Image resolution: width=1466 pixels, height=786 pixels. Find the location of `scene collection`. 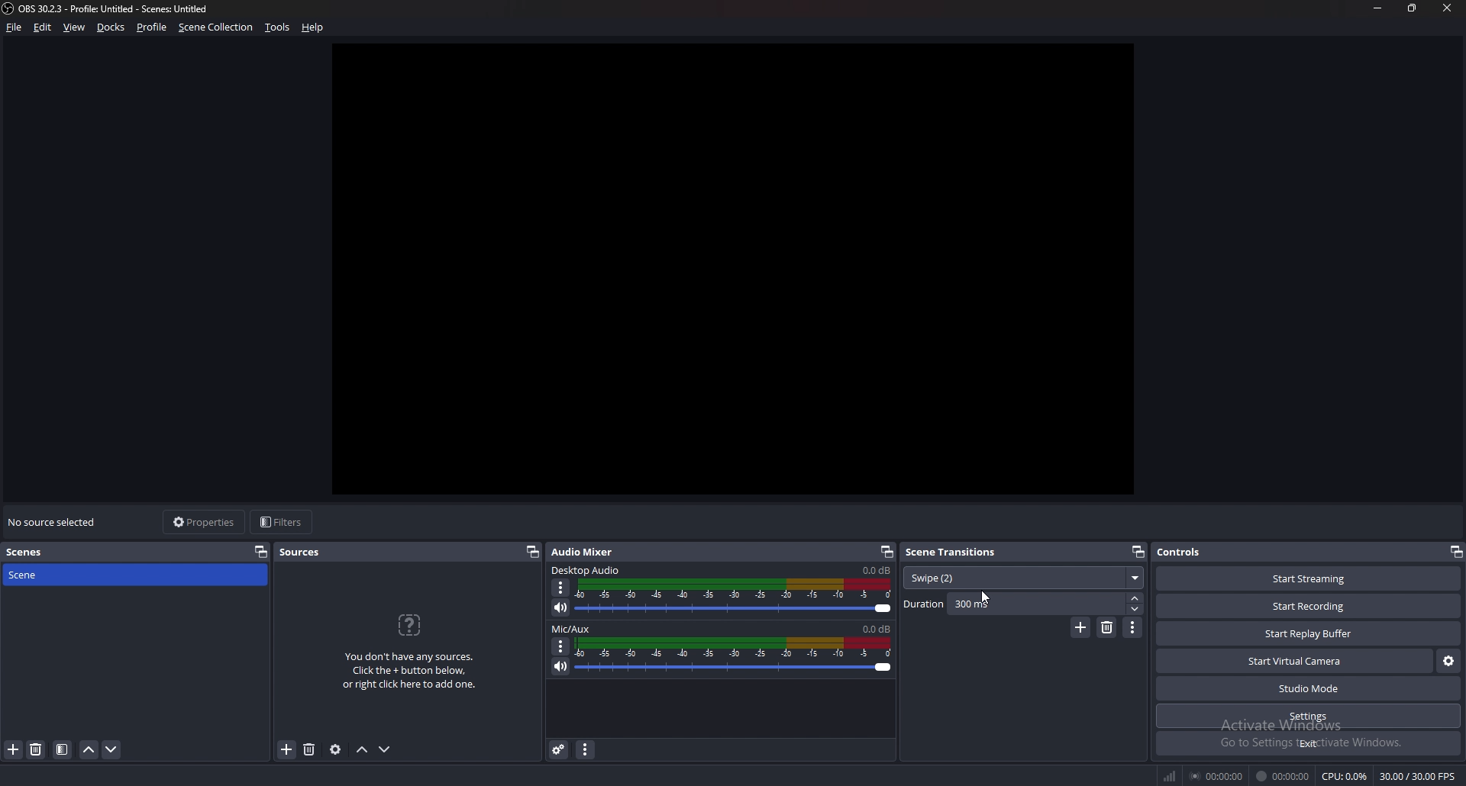

scene collection is located at coordinates (218, 26).